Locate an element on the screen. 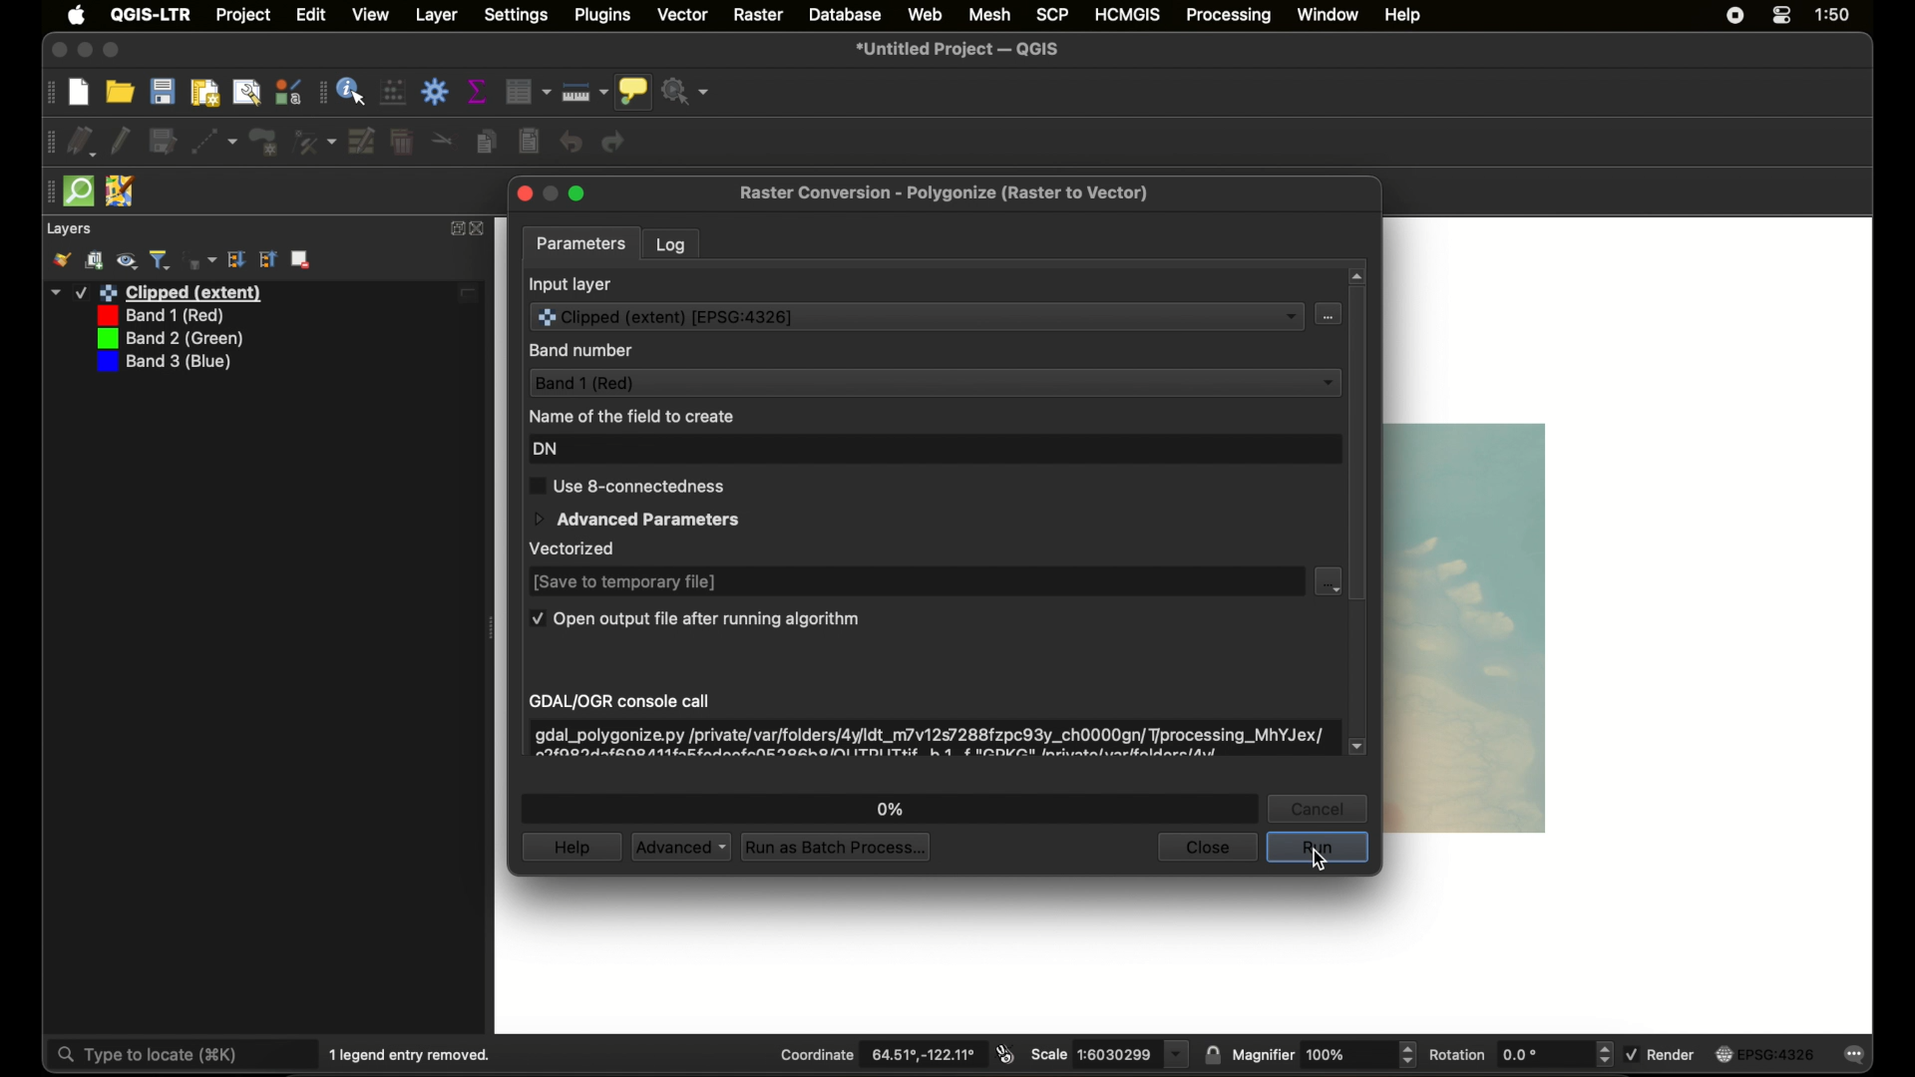  1 legend entry removed is located at coordinates (414, 1055).